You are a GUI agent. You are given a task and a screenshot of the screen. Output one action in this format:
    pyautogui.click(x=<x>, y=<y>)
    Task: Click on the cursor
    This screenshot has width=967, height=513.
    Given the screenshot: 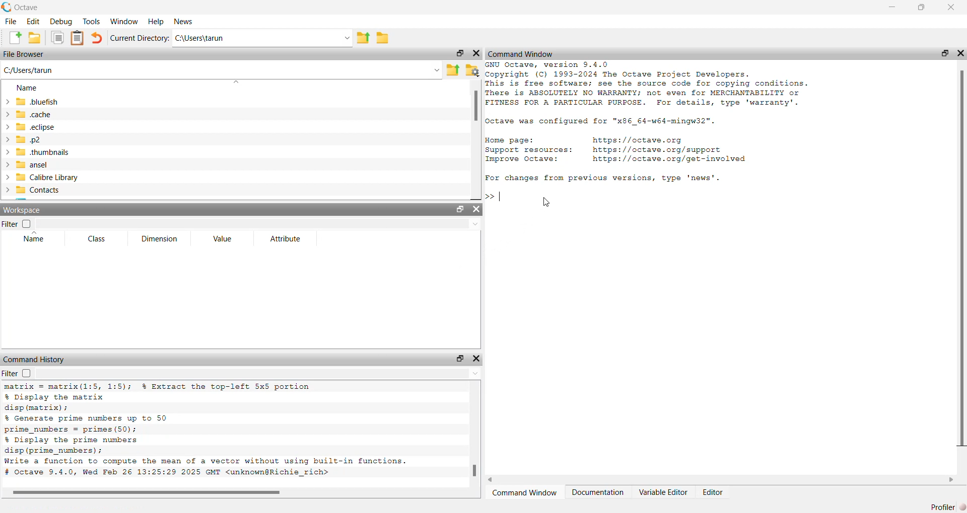 What is the action you would take?
    pyautogui.click(x=546, y=202)
    